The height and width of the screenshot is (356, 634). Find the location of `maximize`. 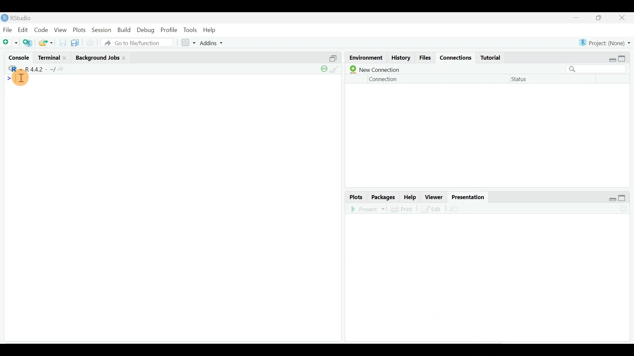

maximize is located at coordinates (624, 197).